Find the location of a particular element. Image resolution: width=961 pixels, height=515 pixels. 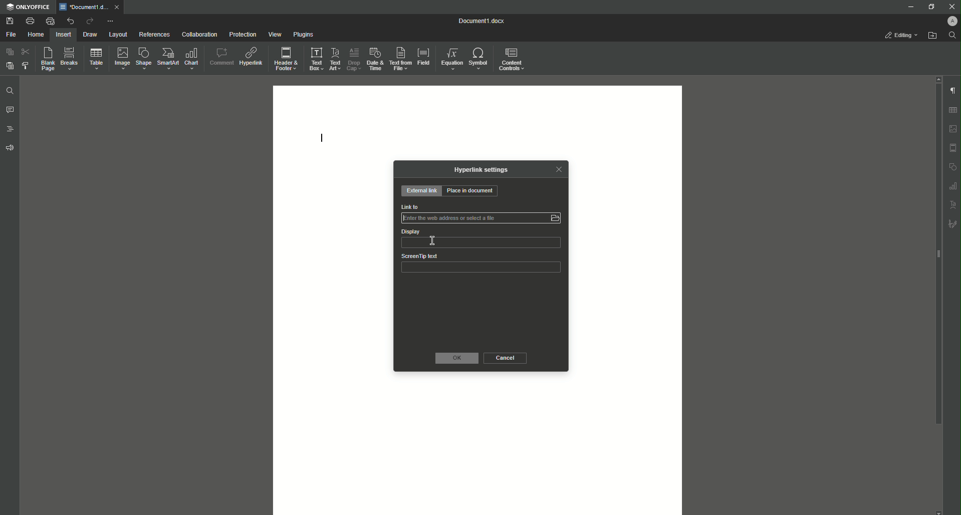

Profile is located at coordinates (948, 21).